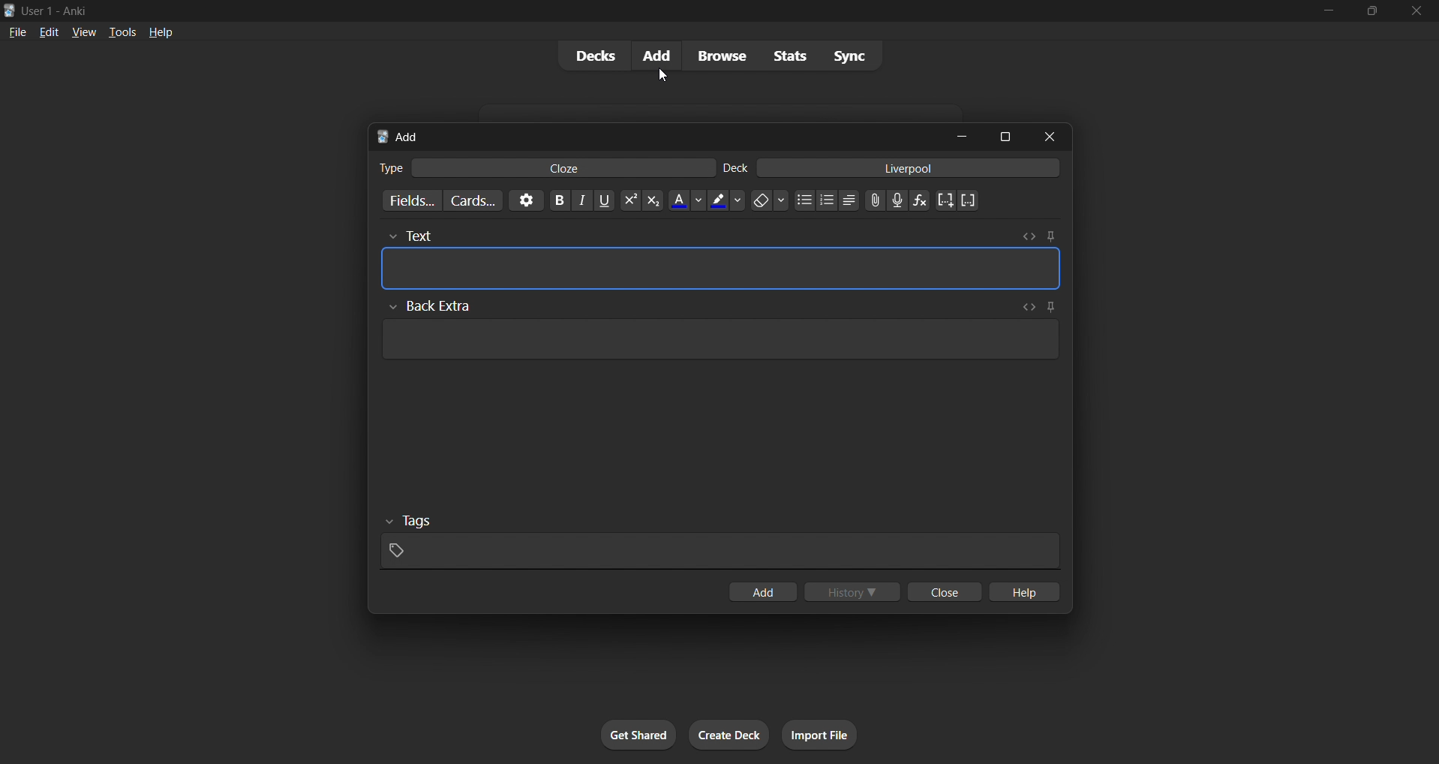 This screenshot has height=764, width=1439. What do you see at coordinates (16, 33) in the screenshot?
I see `file` at bounding box center [16, 33].